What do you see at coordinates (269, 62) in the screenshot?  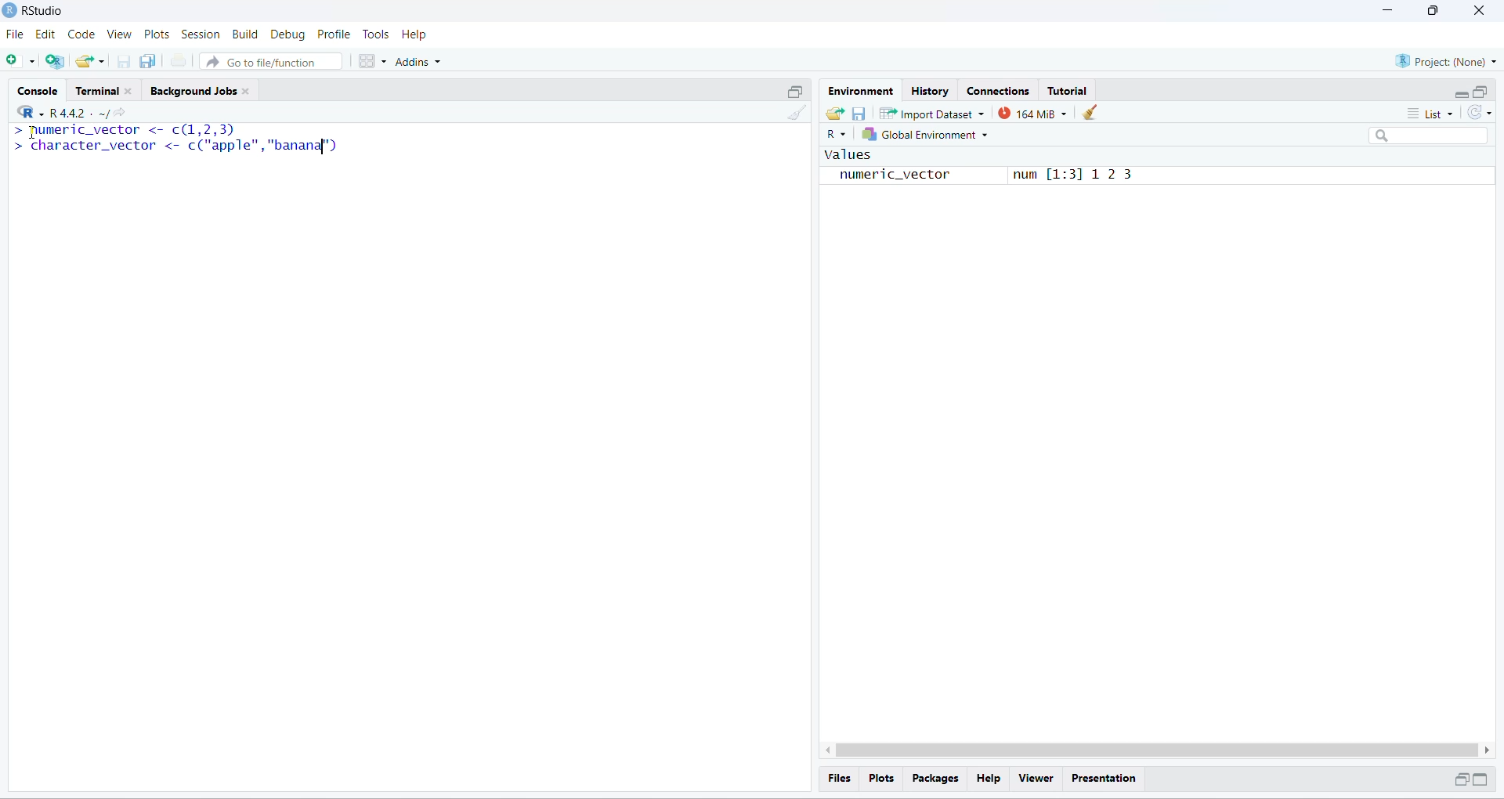 I see `Go to file/function` at bounding box center [269, 62].